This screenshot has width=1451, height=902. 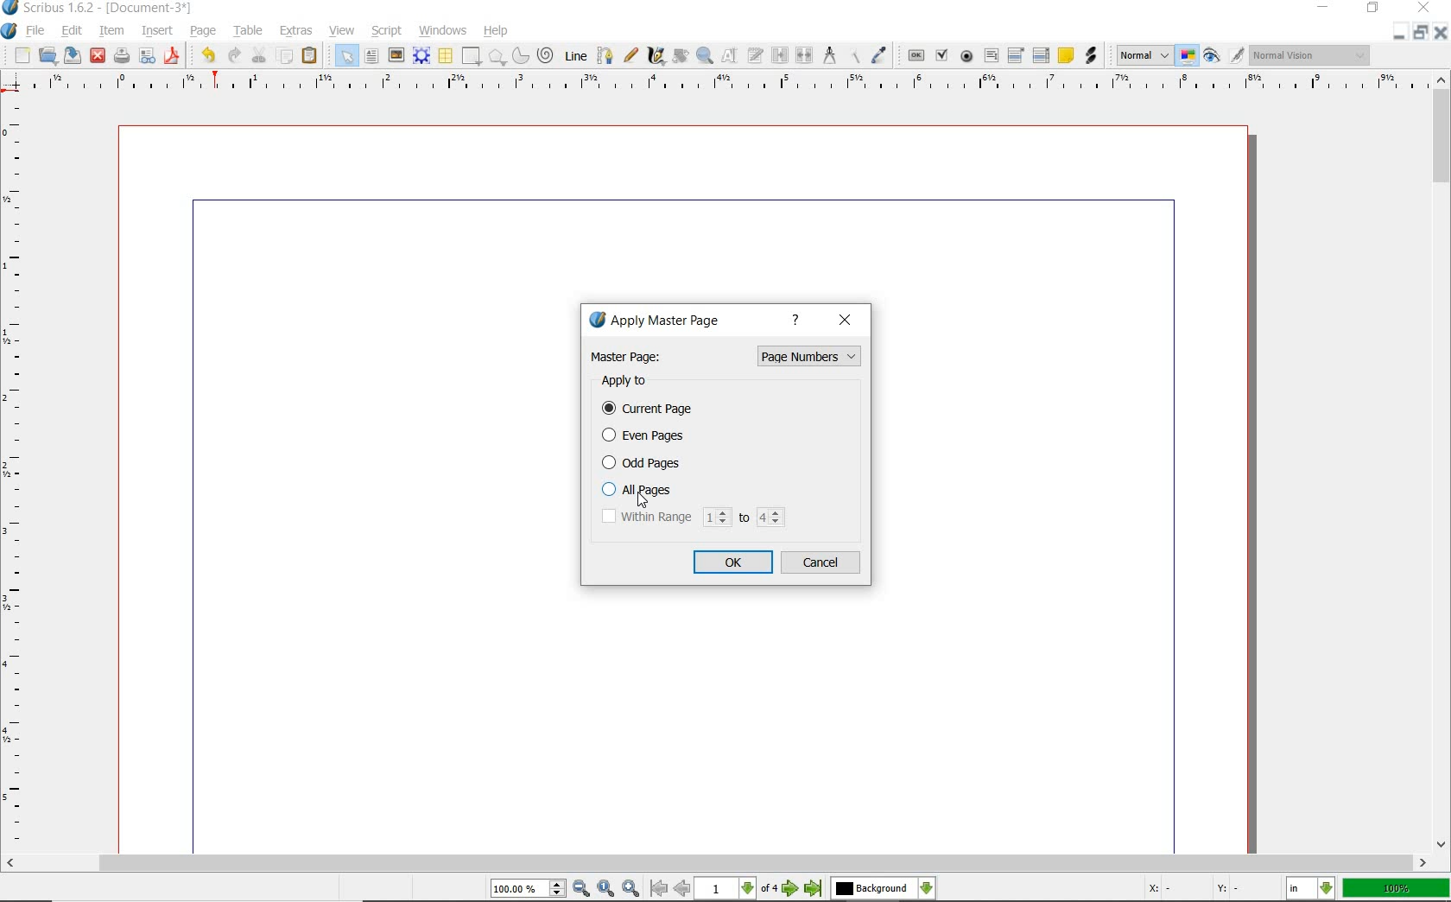 I want to click on rotate item, so click(x=679, y=55).